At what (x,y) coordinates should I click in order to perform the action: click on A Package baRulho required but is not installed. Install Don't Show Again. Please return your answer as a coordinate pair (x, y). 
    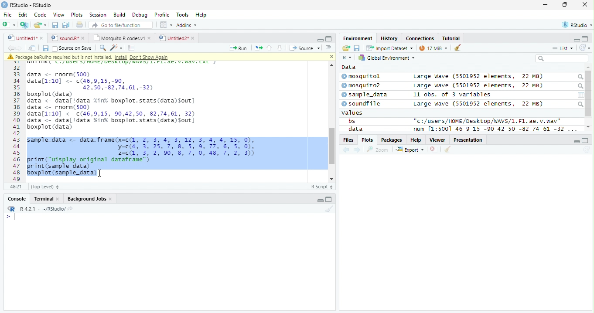
    Looking at the image, I should click on (106, 57).